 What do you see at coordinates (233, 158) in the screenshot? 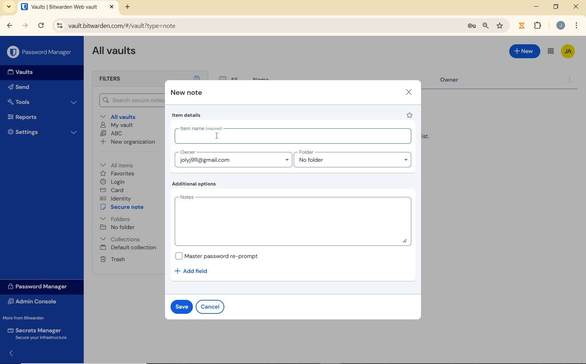
I see `Owner` at bounding box center [233, 158].